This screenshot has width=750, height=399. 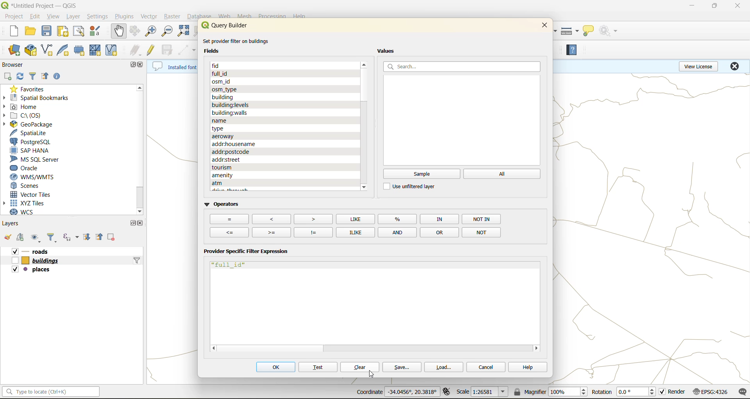 What do you see at coordinates (272, 232) in the screenshot?
I see `opertators` at bounding box center [272, 232].